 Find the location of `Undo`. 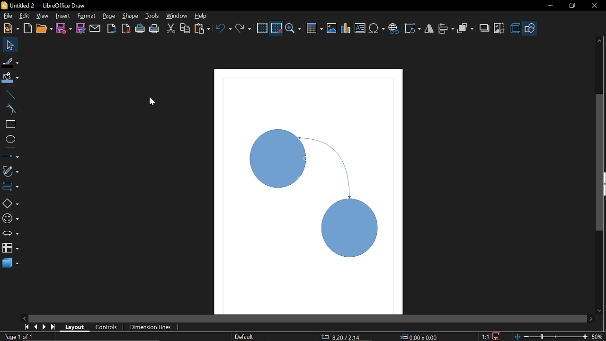

Undo is located at coordinates (223, 28).